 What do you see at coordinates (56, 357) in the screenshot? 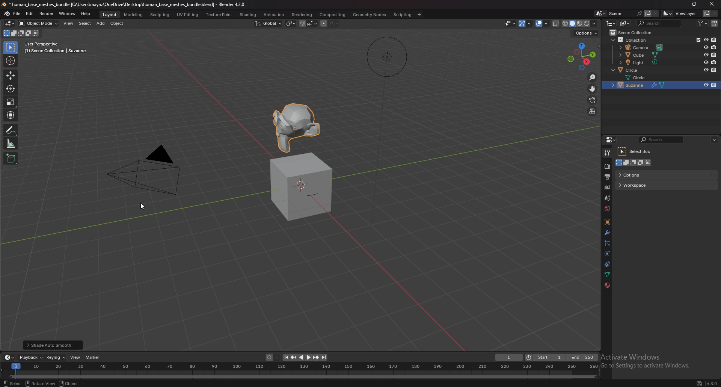
I see `keying` at bounding box center [56, 357].